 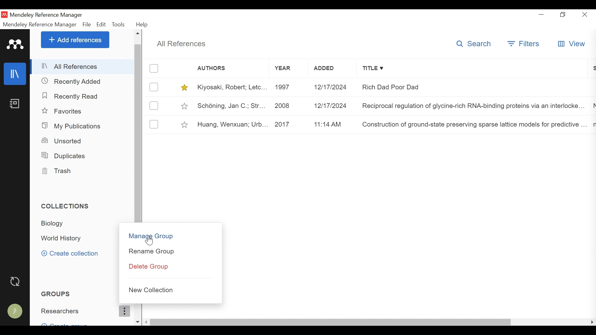 What do you see at coordinates (59, 171) in the screenshot?
I see `Trash` at bounding box center [59, 171].